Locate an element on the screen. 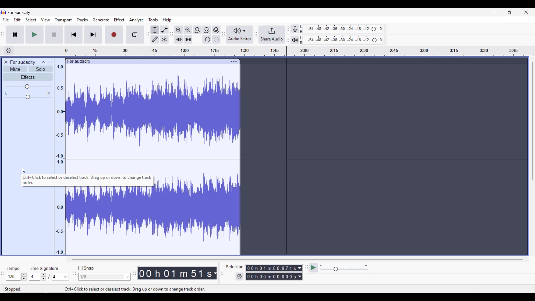  Mute is located at coordinates (15, 69).